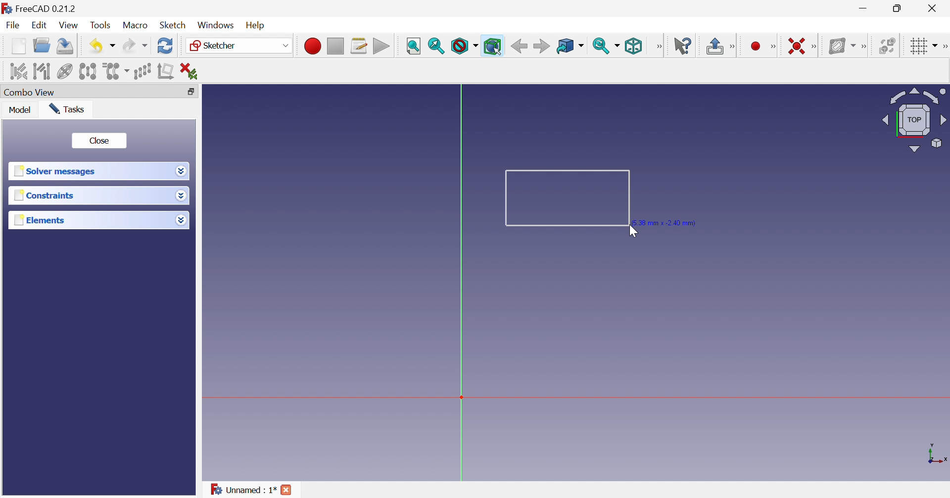  I want to click on Back, so click(519, 47).